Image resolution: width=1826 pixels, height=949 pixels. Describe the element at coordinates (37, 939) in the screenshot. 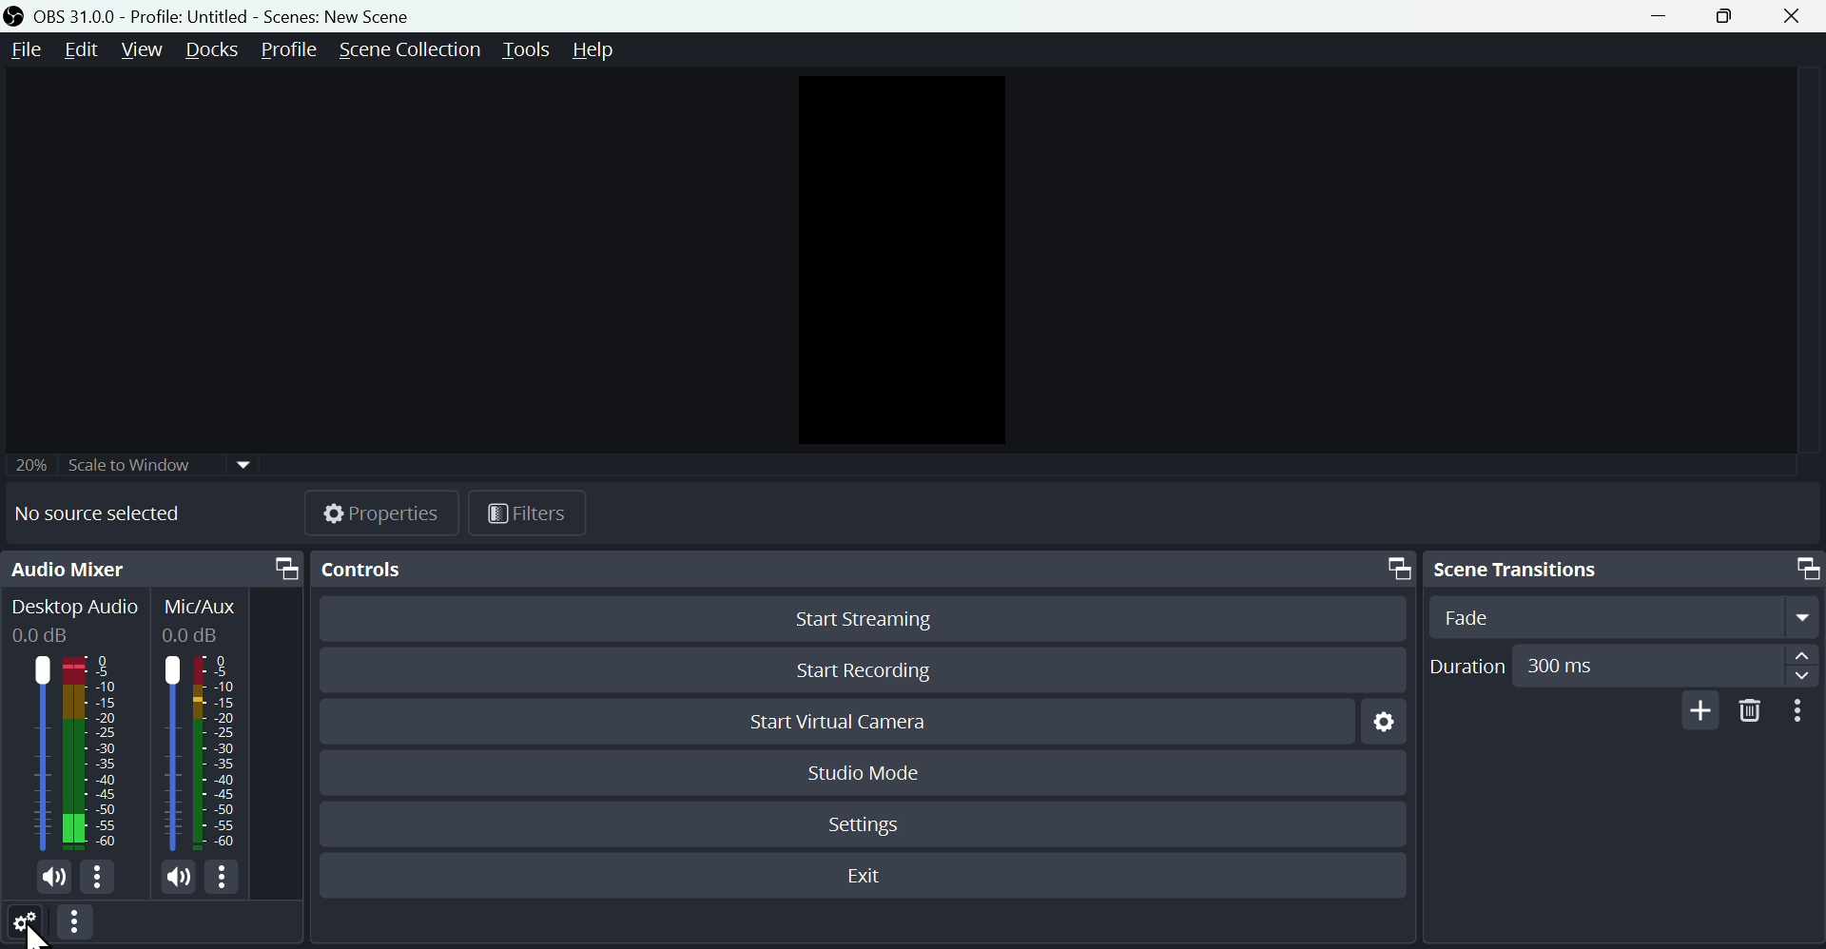

I see `Cursor` at that location.